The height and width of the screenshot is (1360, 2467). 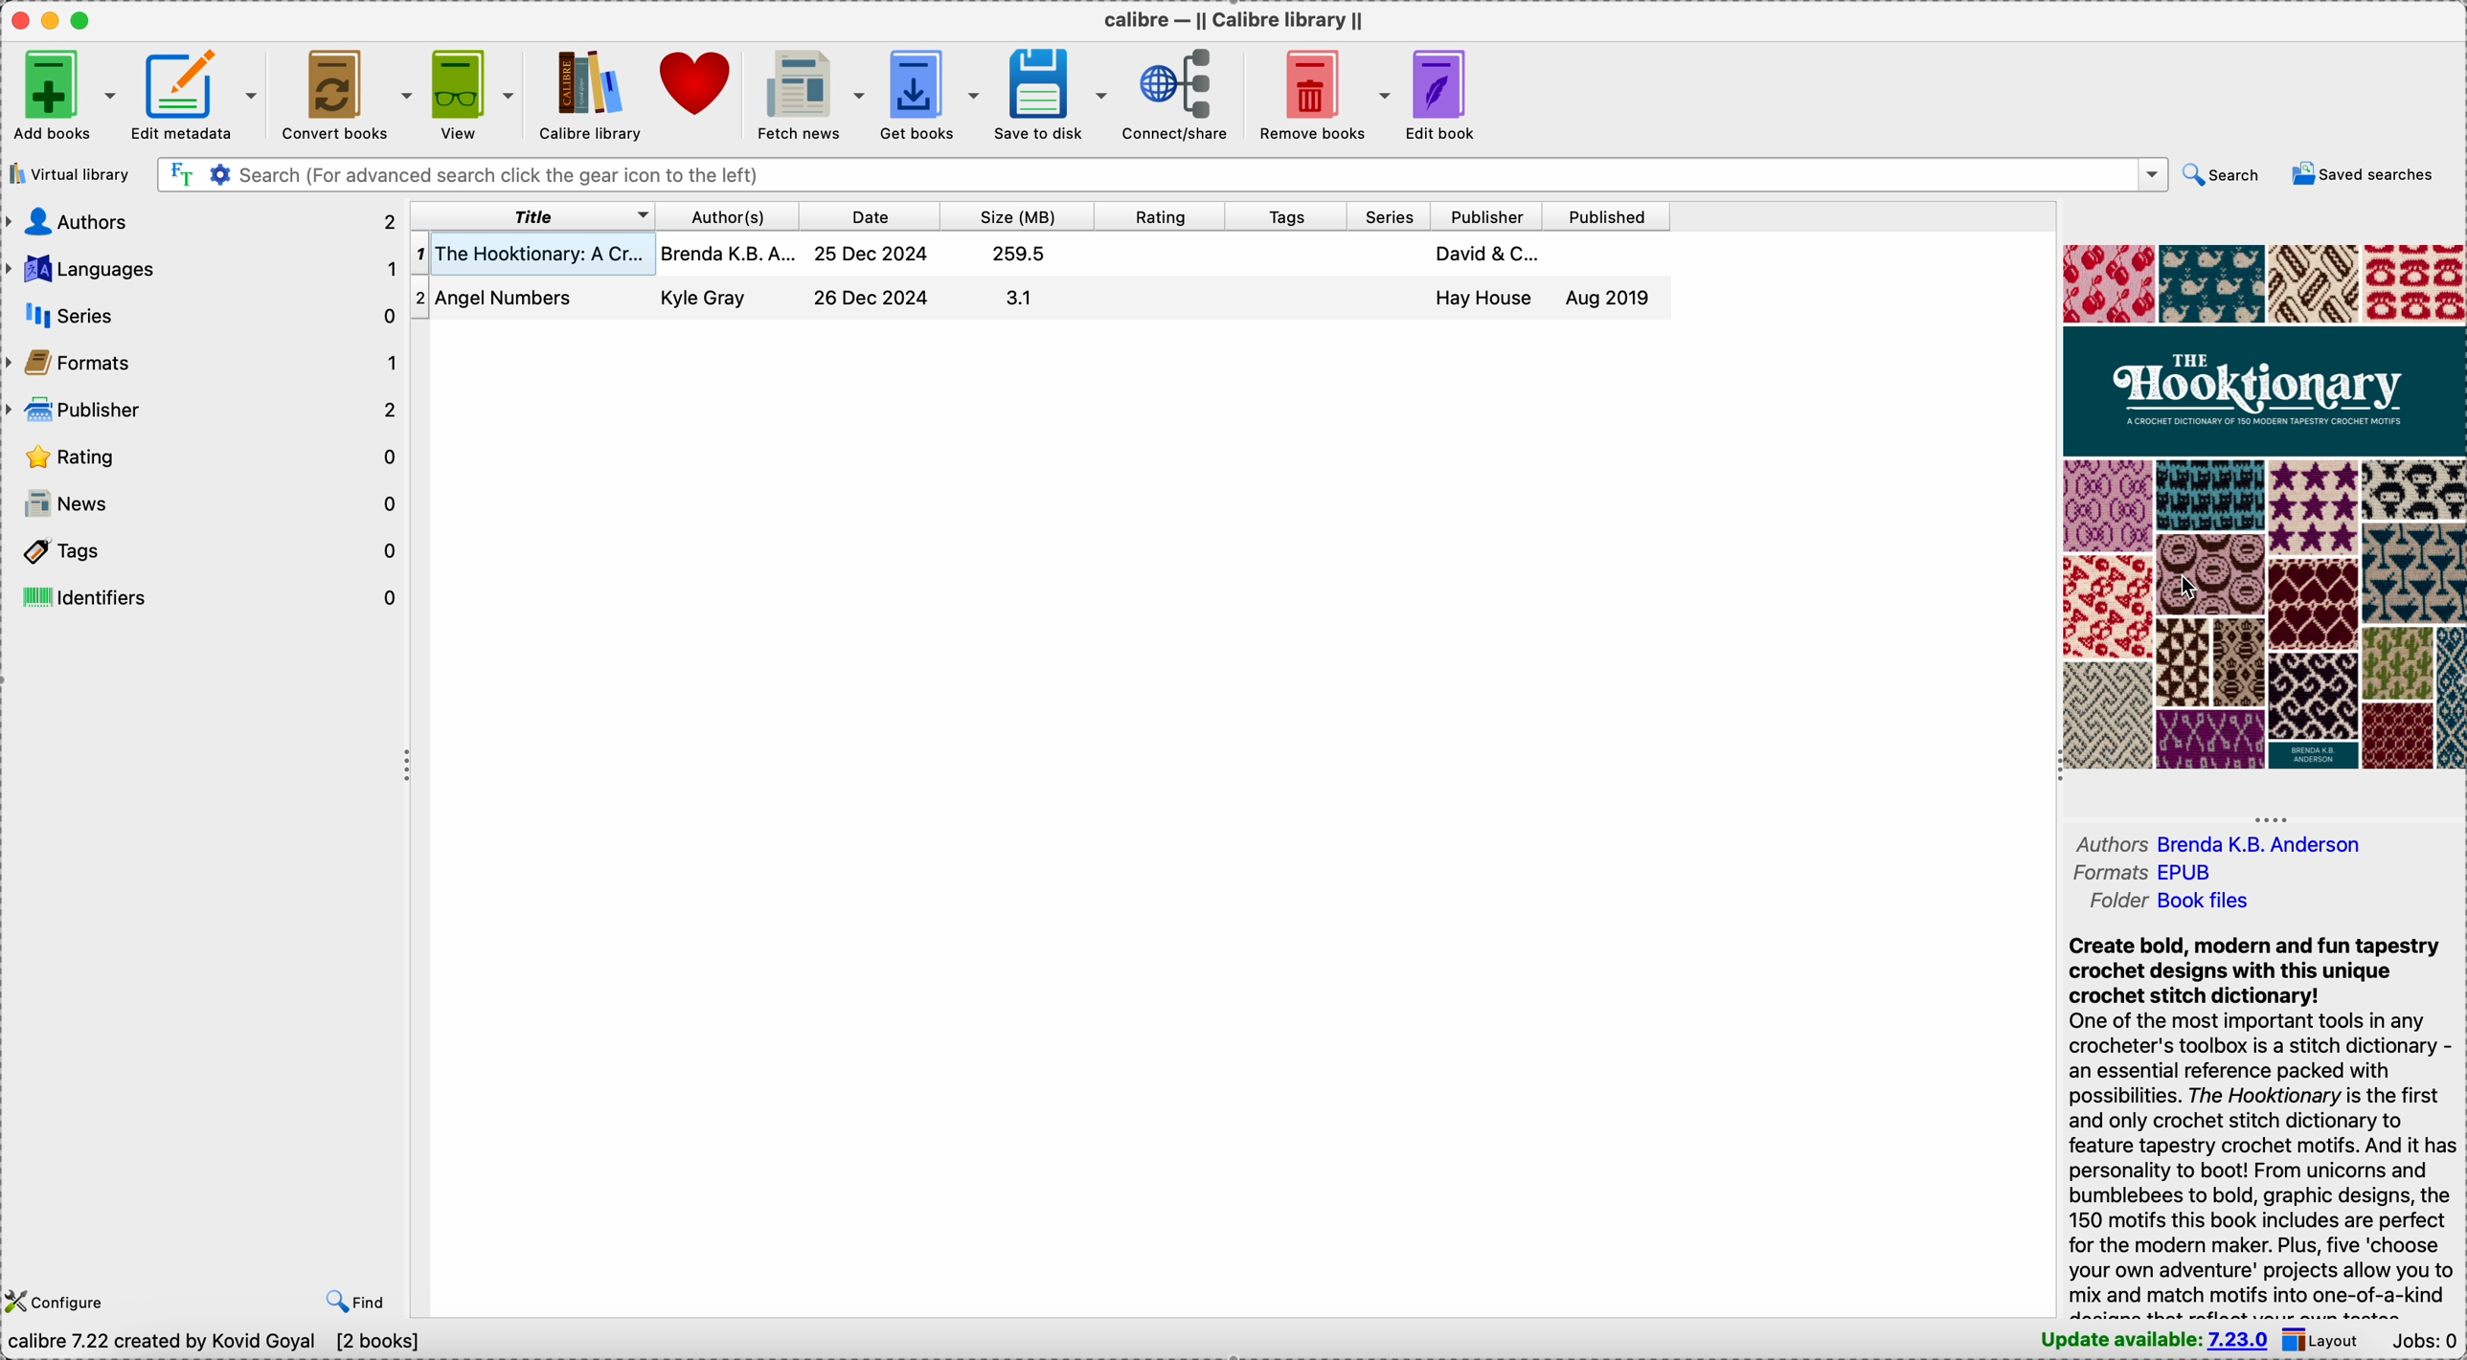 I want to click on edit book, so click(x=1450, y=97).